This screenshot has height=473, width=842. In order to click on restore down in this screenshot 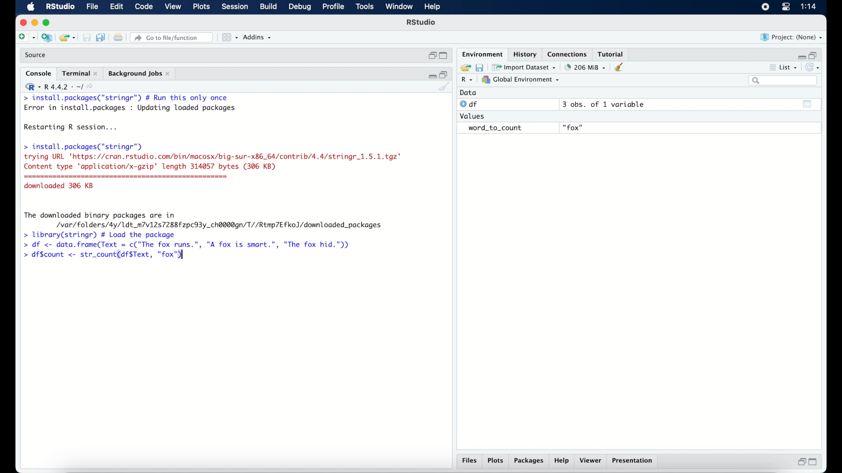, I will do `click(444, 74)`.